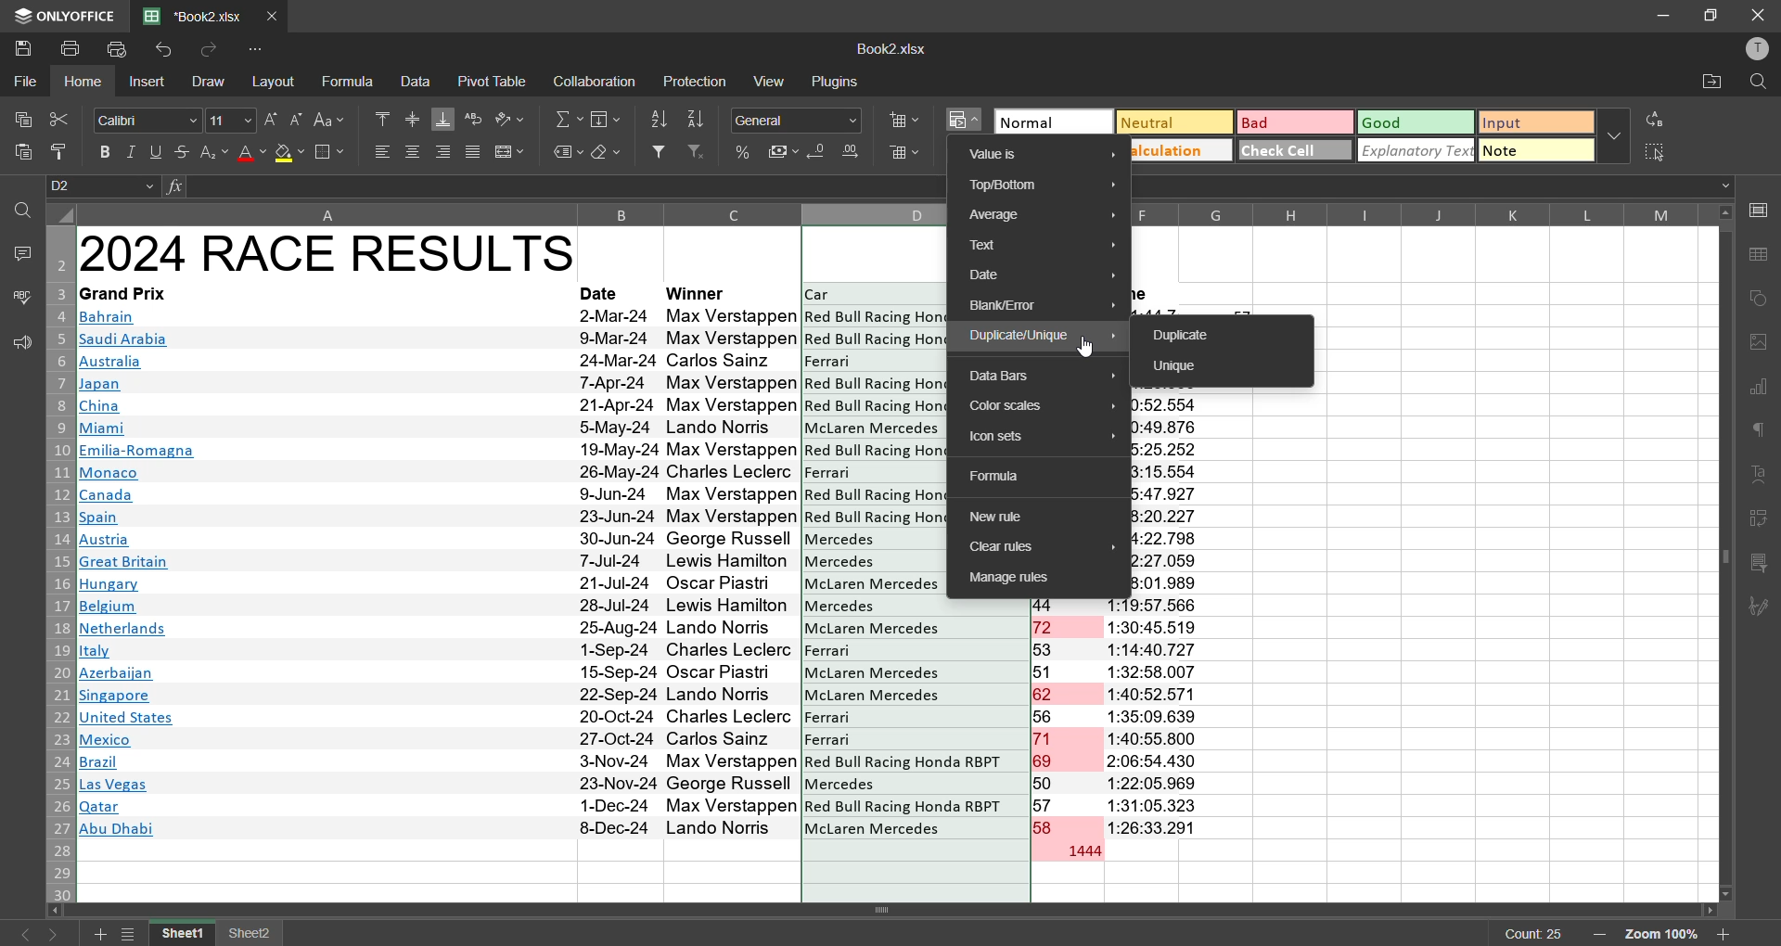 This screenshot has width=1781, height=946. I want to click on comments, so click(20, 251).